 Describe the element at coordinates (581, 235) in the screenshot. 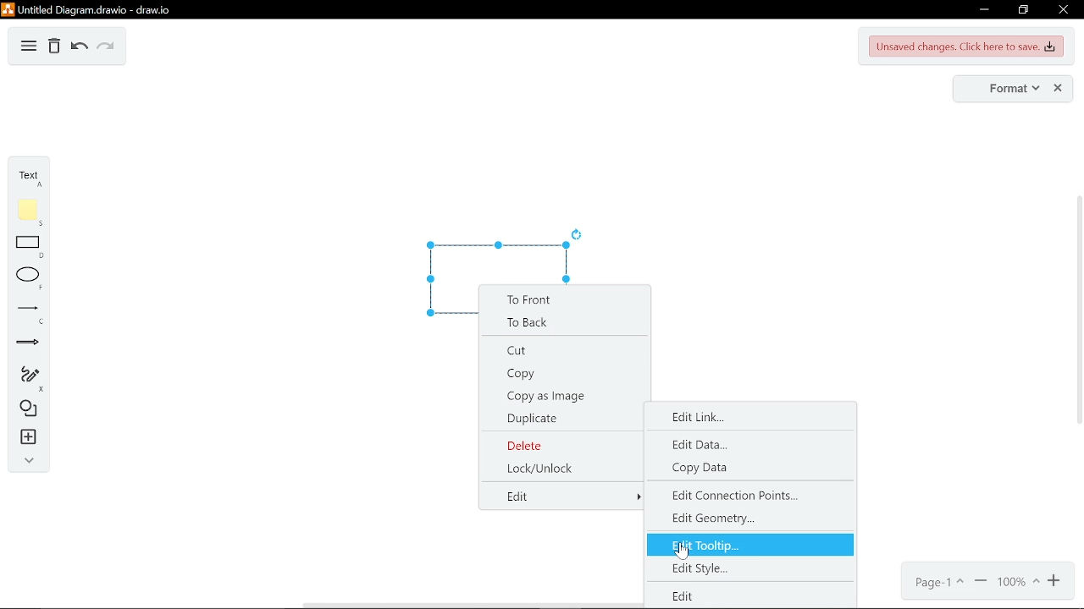

I see `rotate current diagram` at that location.